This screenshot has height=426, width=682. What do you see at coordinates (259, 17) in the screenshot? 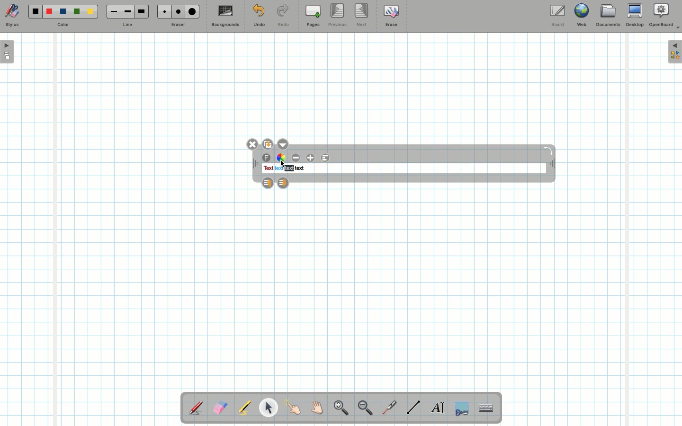
I see `Undo` at bounding box center [259, 17].